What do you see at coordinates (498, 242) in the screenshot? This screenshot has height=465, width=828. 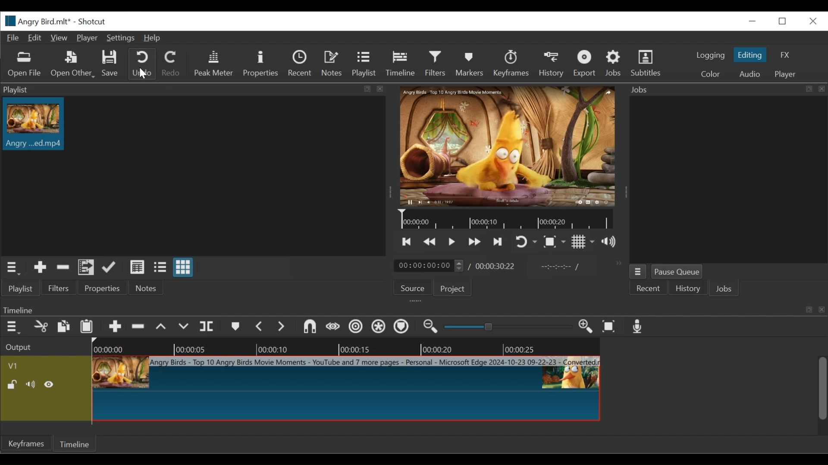 I see `Skip to the next point` at bounding box center [498, 242].